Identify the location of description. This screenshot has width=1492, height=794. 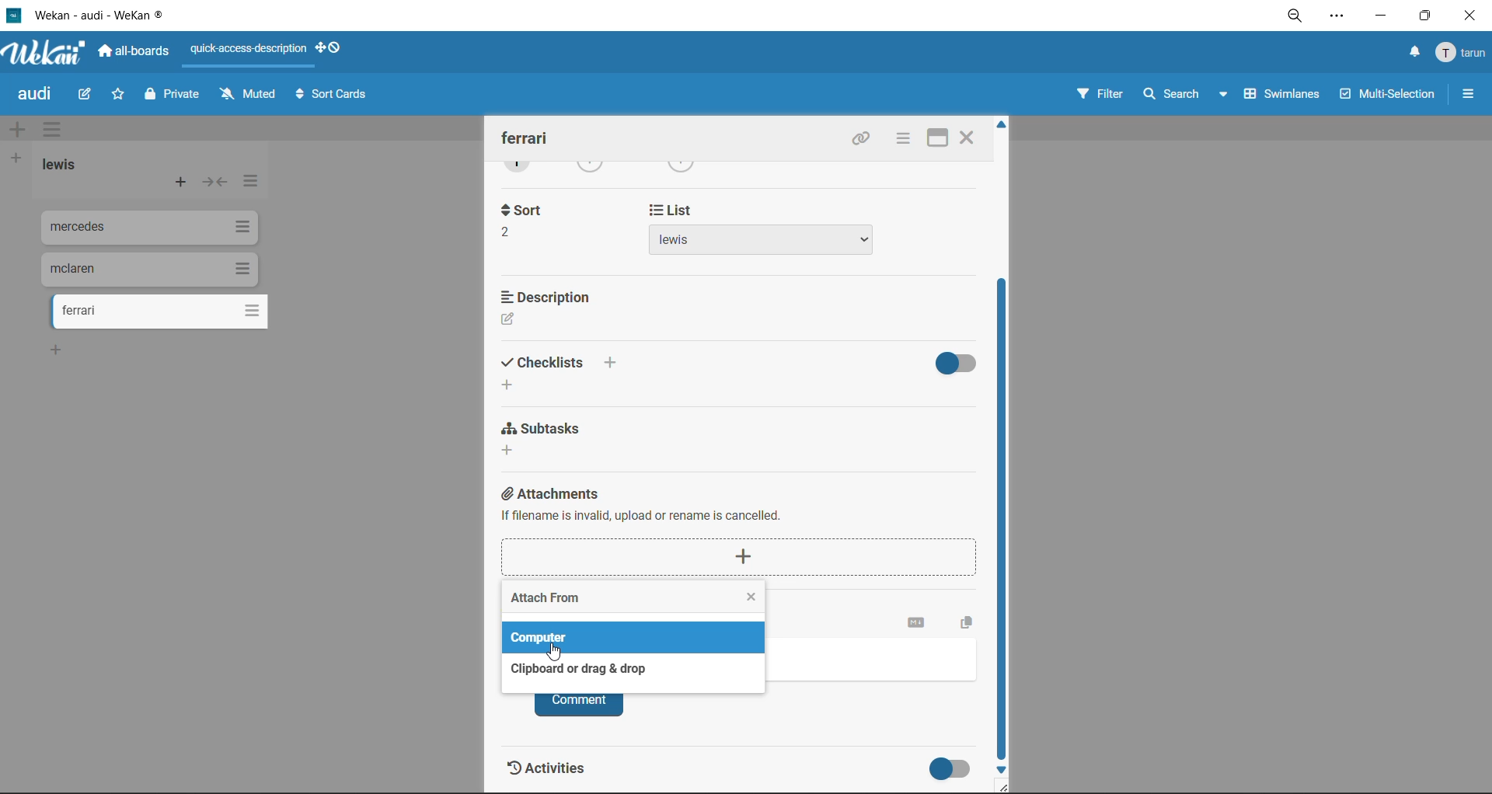
(558, 309).